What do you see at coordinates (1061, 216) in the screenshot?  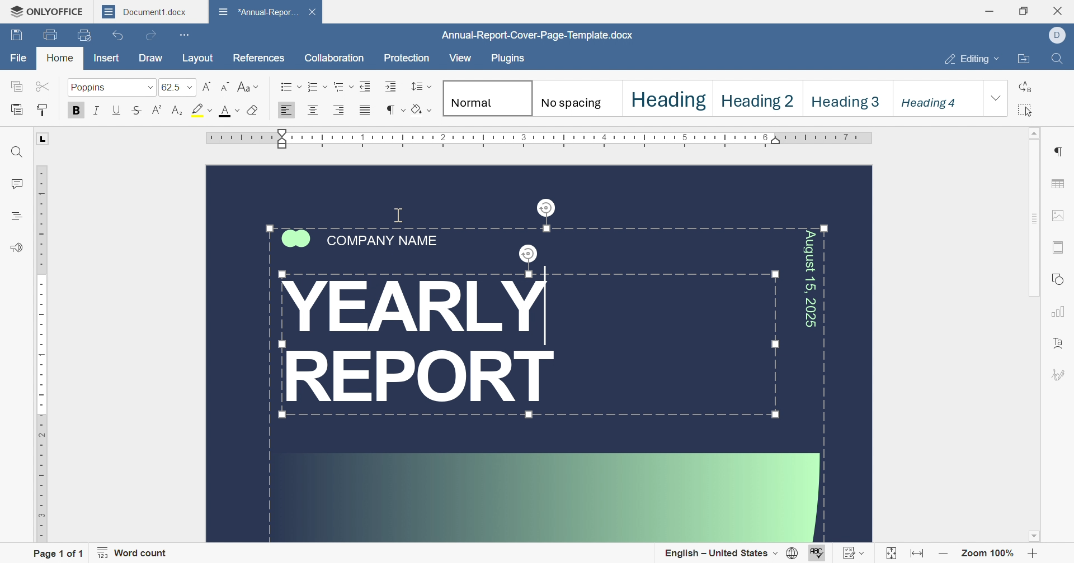 I see `image settings` at bounding box center [1061, 216].